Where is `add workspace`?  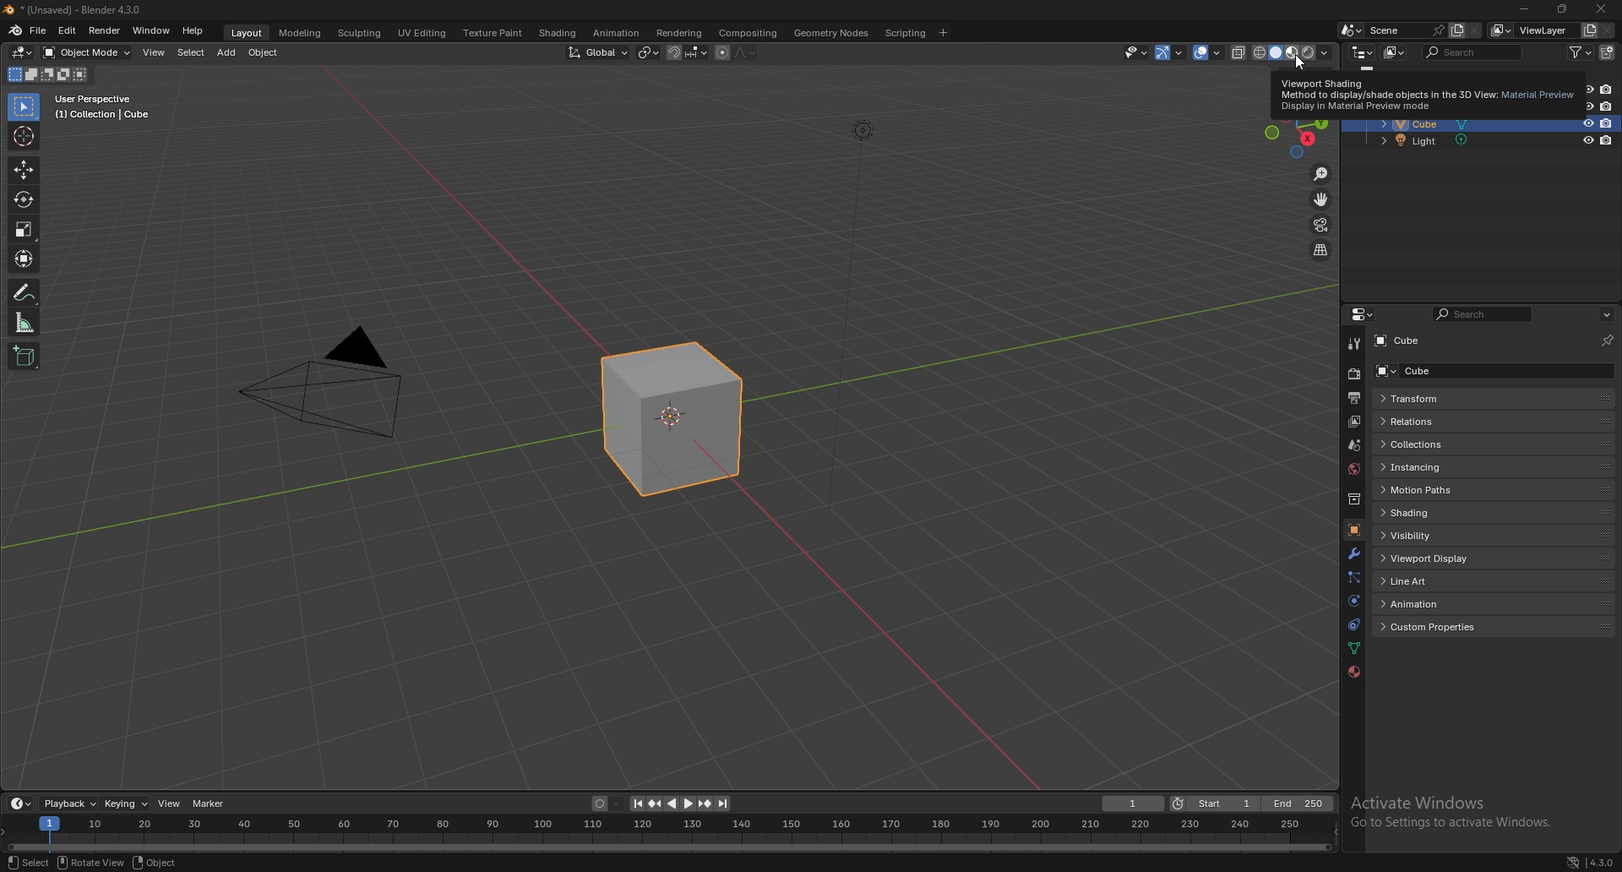
add workspace is located at coordinates (943, 33).